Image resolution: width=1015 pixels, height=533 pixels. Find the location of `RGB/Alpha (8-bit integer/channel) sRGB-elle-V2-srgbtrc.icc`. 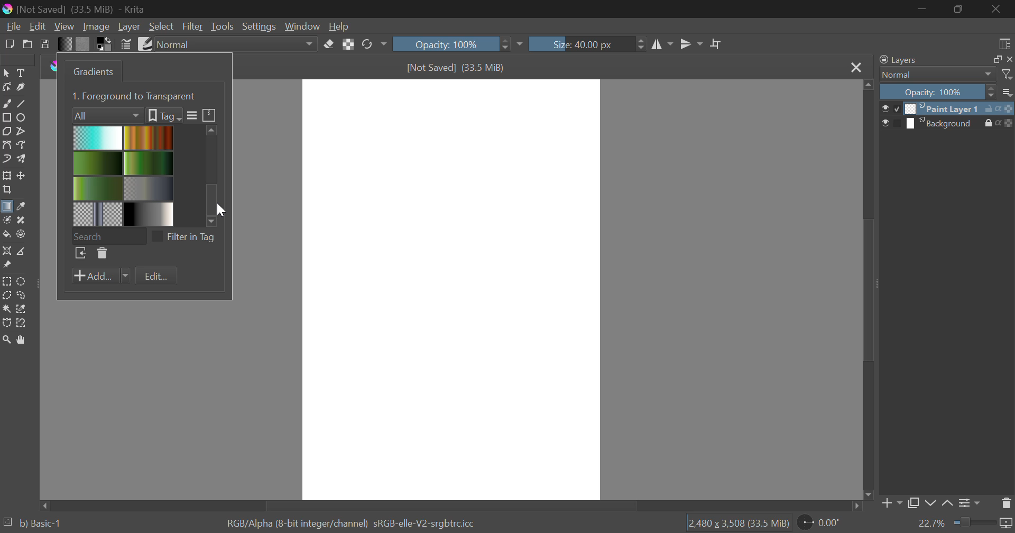

RGB/Alpha (8-bit integer/channel) sRGB-elle-V2-srgbtrc.icc is located at coordinates (355, 522).